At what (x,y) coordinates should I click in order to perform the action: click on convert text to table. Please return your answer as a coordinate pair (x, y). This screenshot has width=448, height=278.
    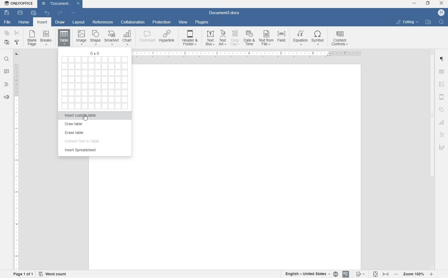
    Looking at the image, I should click on (91, 141).